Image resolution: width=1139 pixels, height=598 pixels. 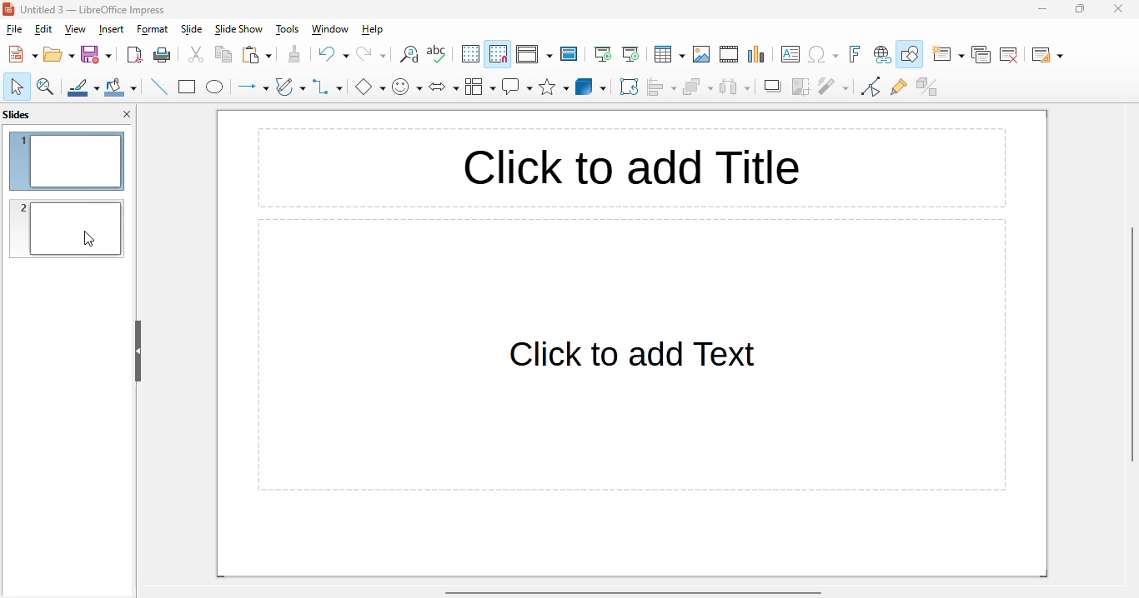 What do you see at coordinates (83, 87) in the screenshot?
I see `line color` at bounding box center [83, 87].